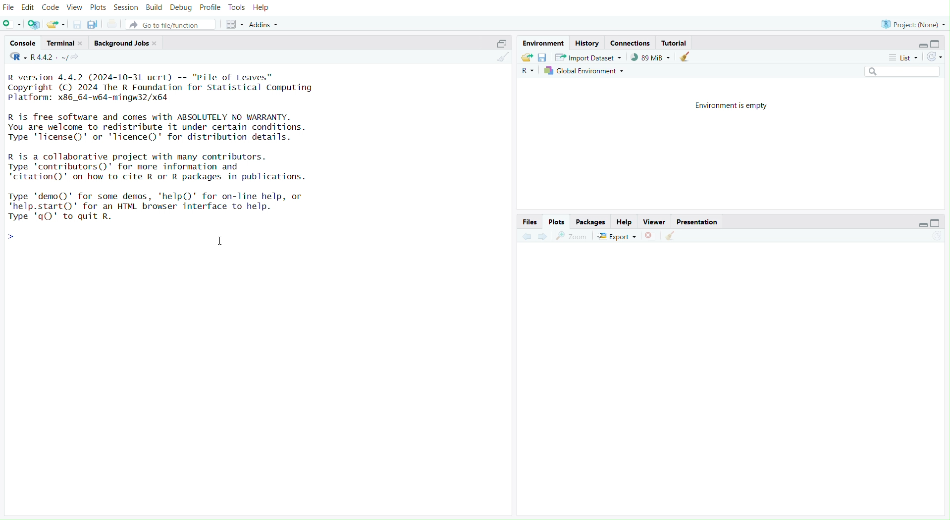 The image size is (950, 520). What do you see at coordinates (904, 56) in the screenshot?
I see `List` at bounding box center [904, 56].